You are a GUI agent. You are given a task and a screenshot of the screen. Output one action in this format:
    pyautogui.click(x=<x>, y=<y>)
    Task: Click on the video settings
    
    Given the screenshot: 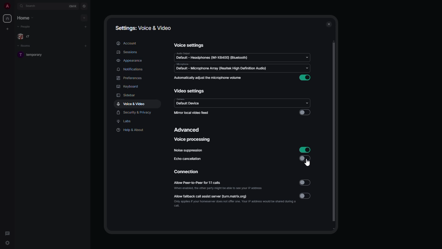 What is the action you would take?
    pyautogui.click(x=189, y=91)
    